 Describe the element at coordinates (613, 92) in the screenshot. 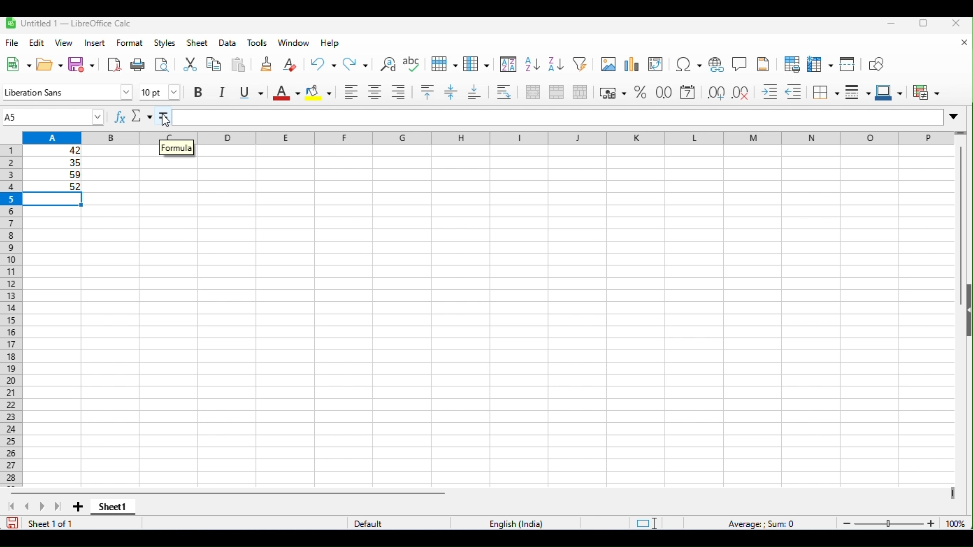

I see `format as currency` at that location.